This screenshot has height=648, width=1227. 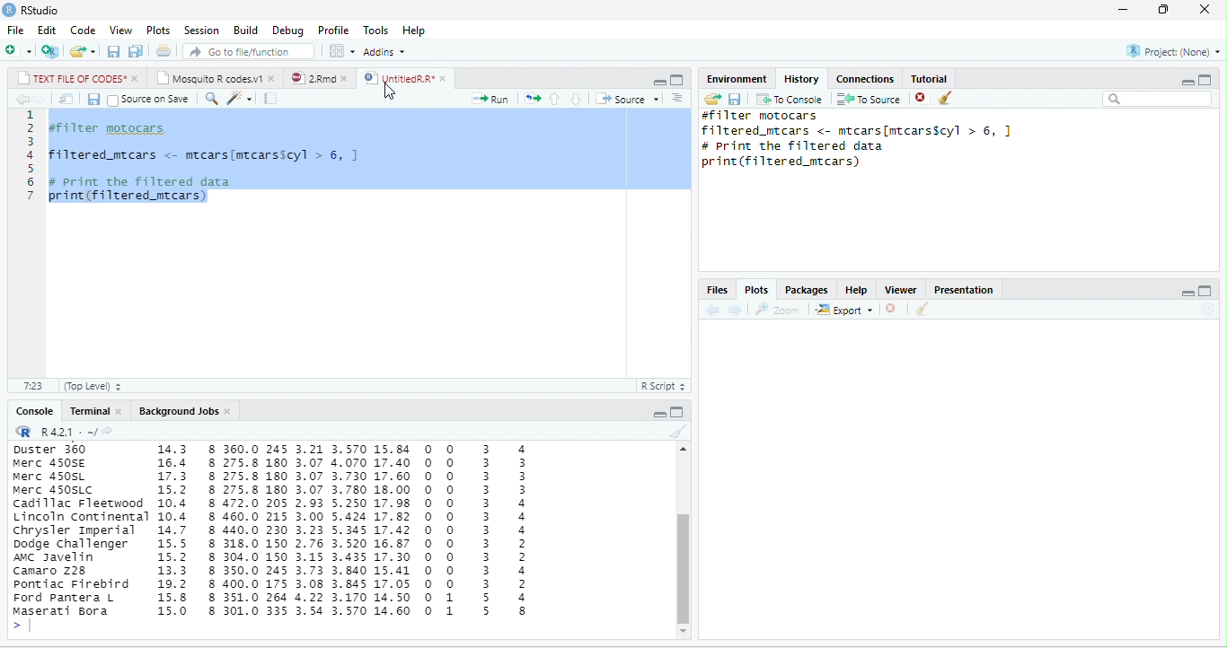 I want to click on Plots, so click(x=158, y=31).